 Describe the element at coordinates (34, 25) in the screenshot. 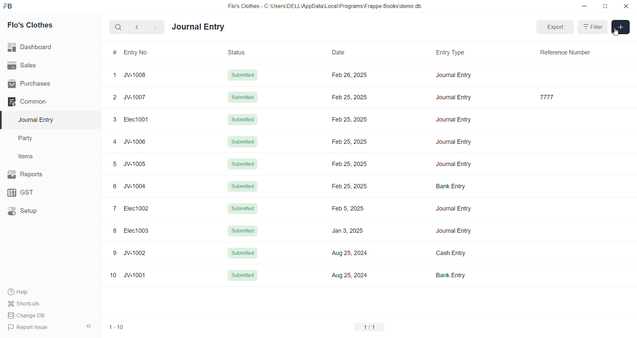

I see `Flo's Clothes` at that location.